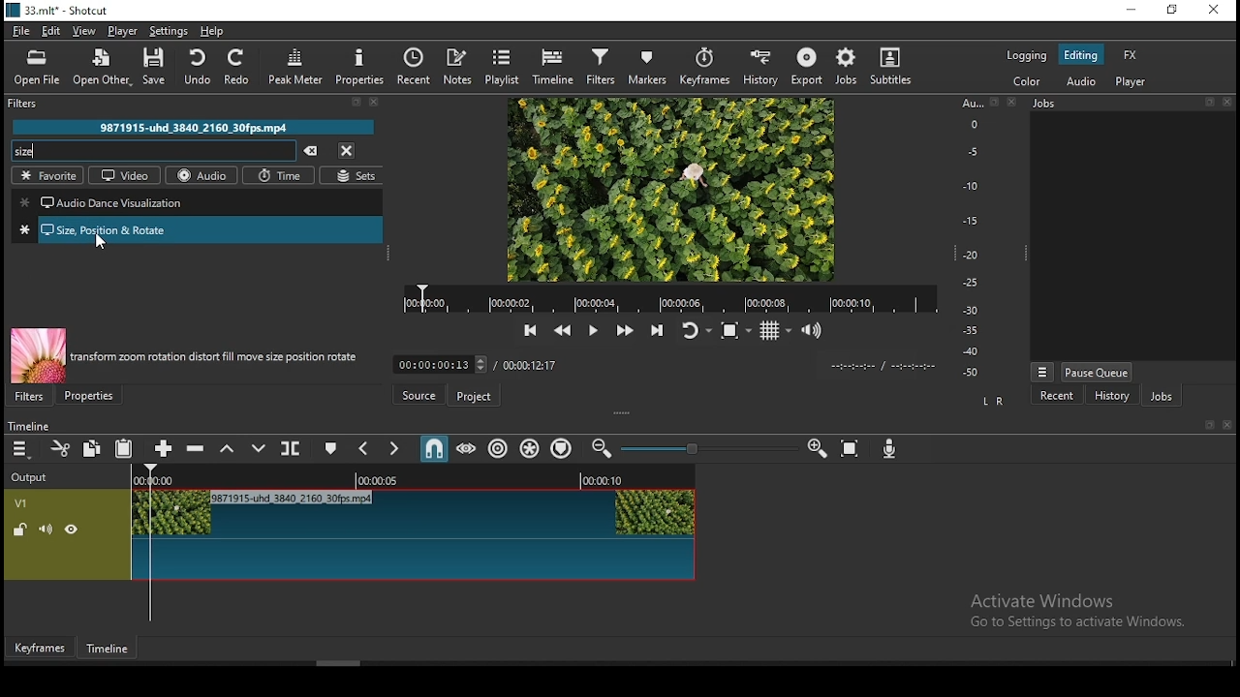  Describe the element at coordinates (969, 282) in the screenshot. I see `-25` at that location.